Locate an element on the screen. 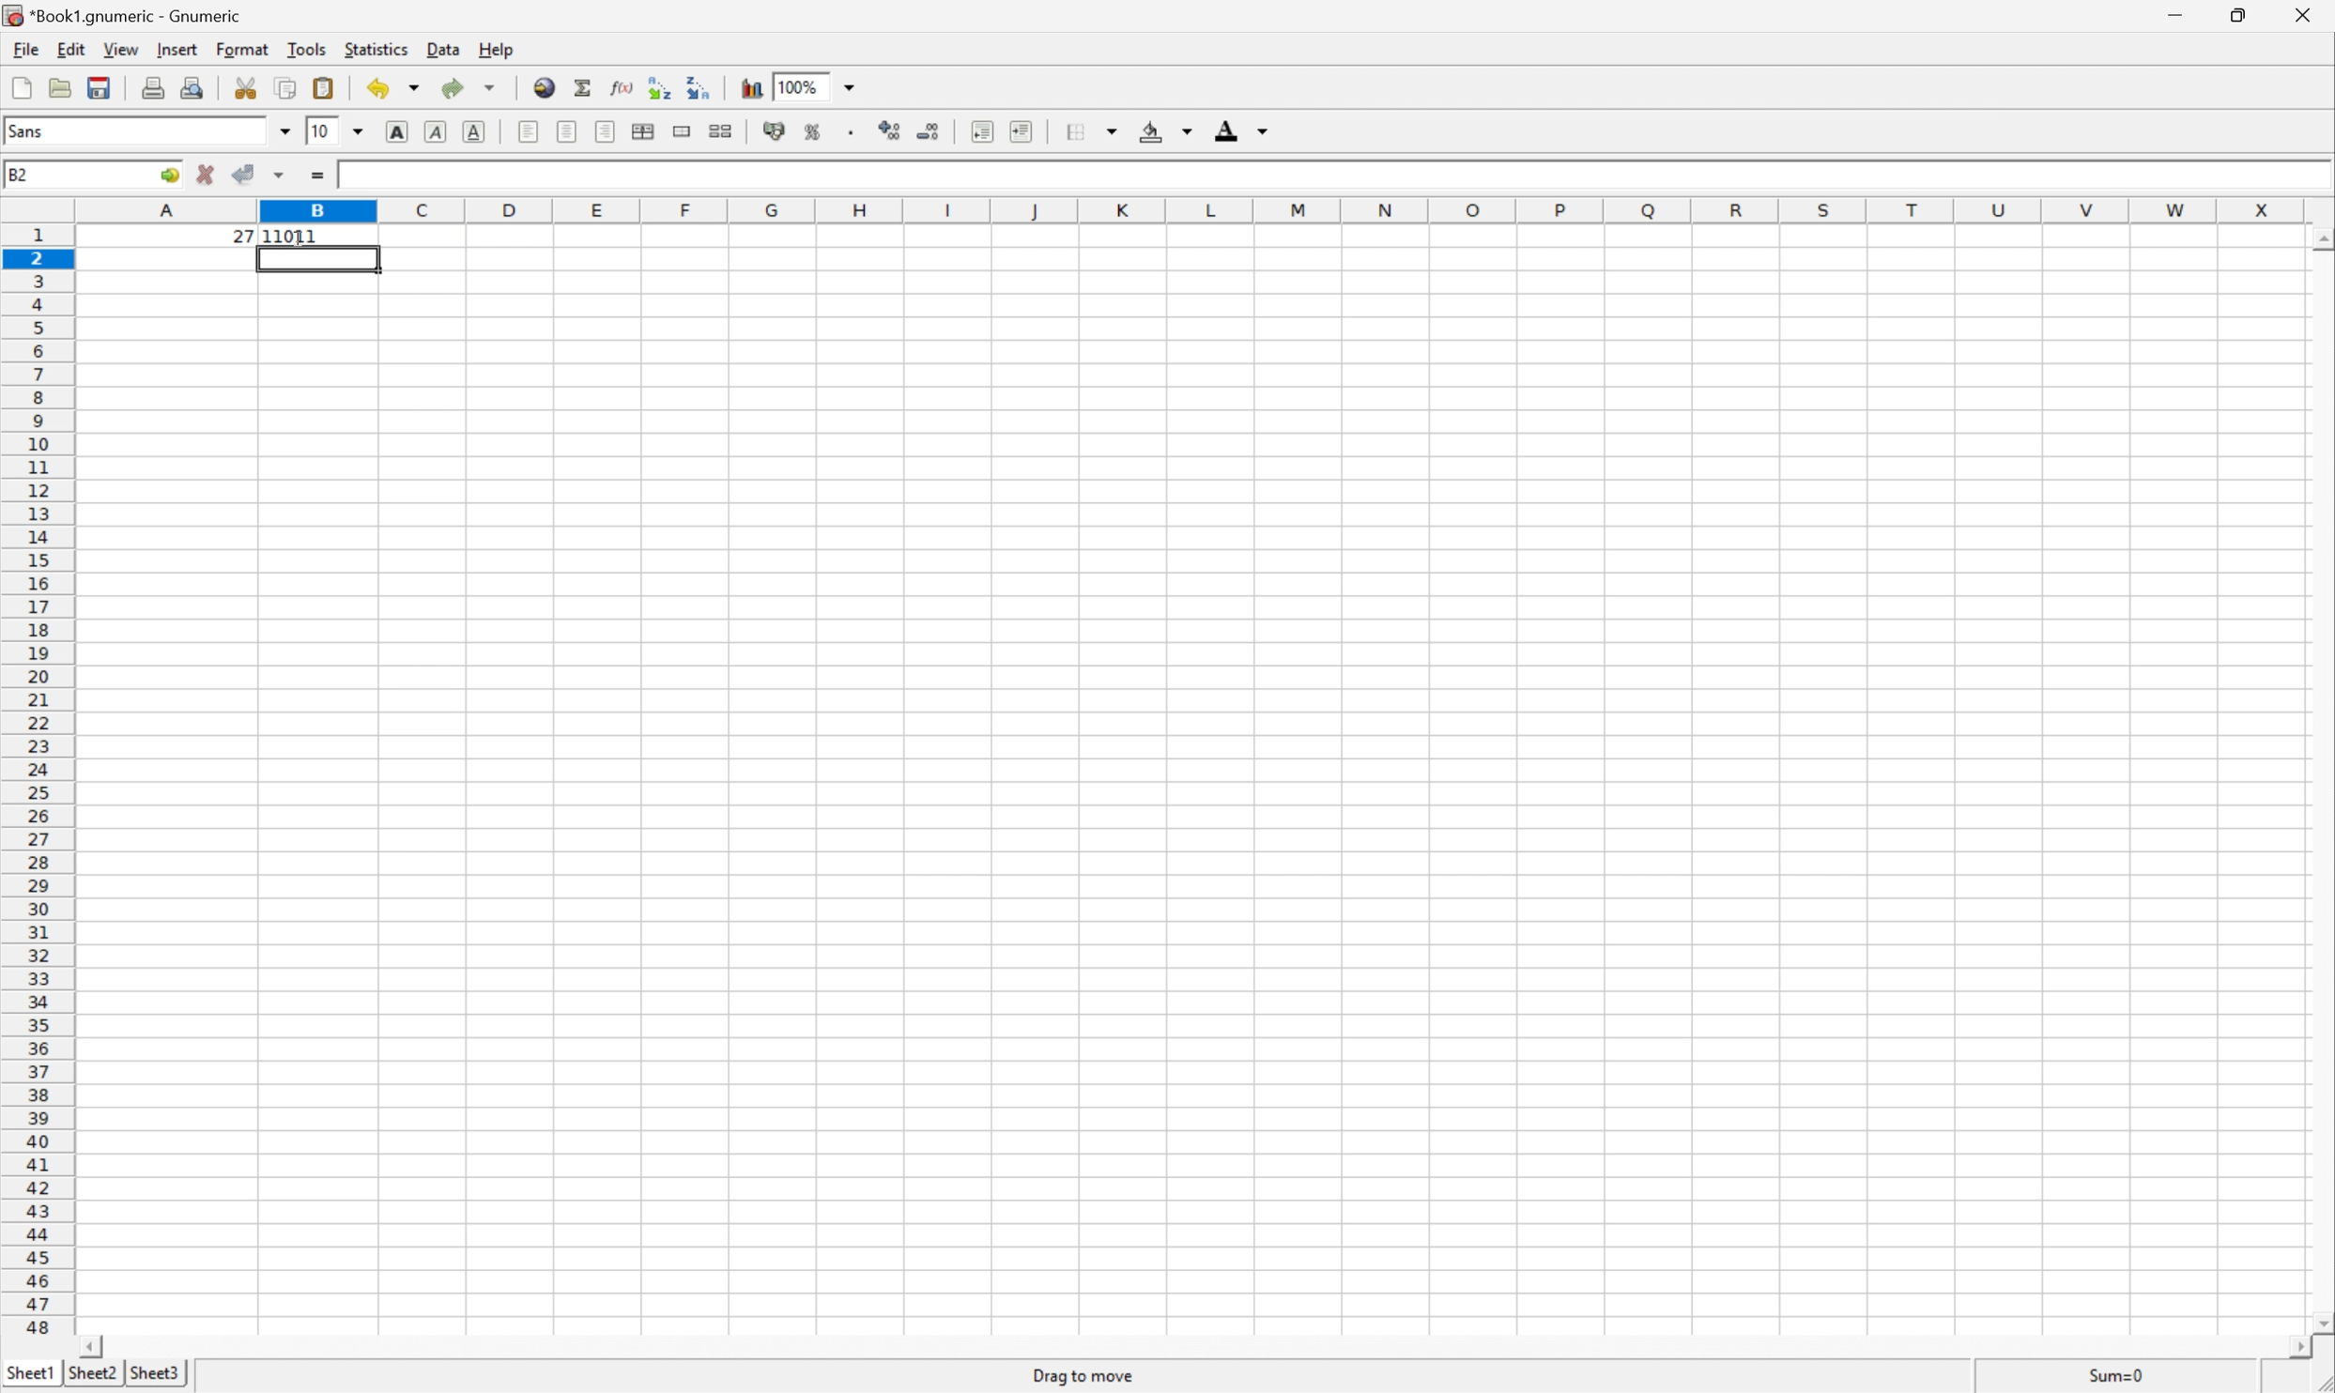 This screenshot has width=2335, height=1393. Scroll Up is located at coordinates (2320, 243).